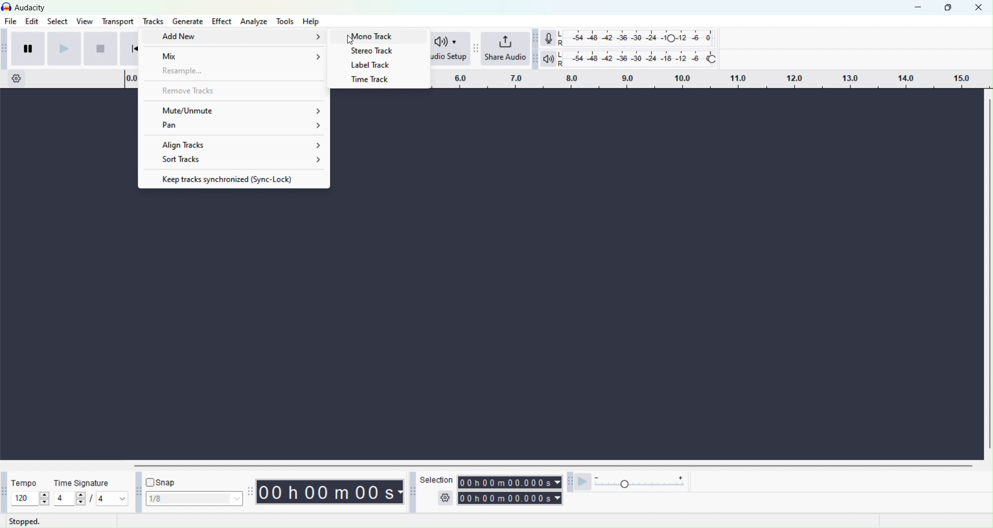 Image resolution: width=993 pixels, height=528 pixels. Describe the element at coordinates (569, 484) in the screenshot. I see `Audacity play at speed toolbar` at that location.